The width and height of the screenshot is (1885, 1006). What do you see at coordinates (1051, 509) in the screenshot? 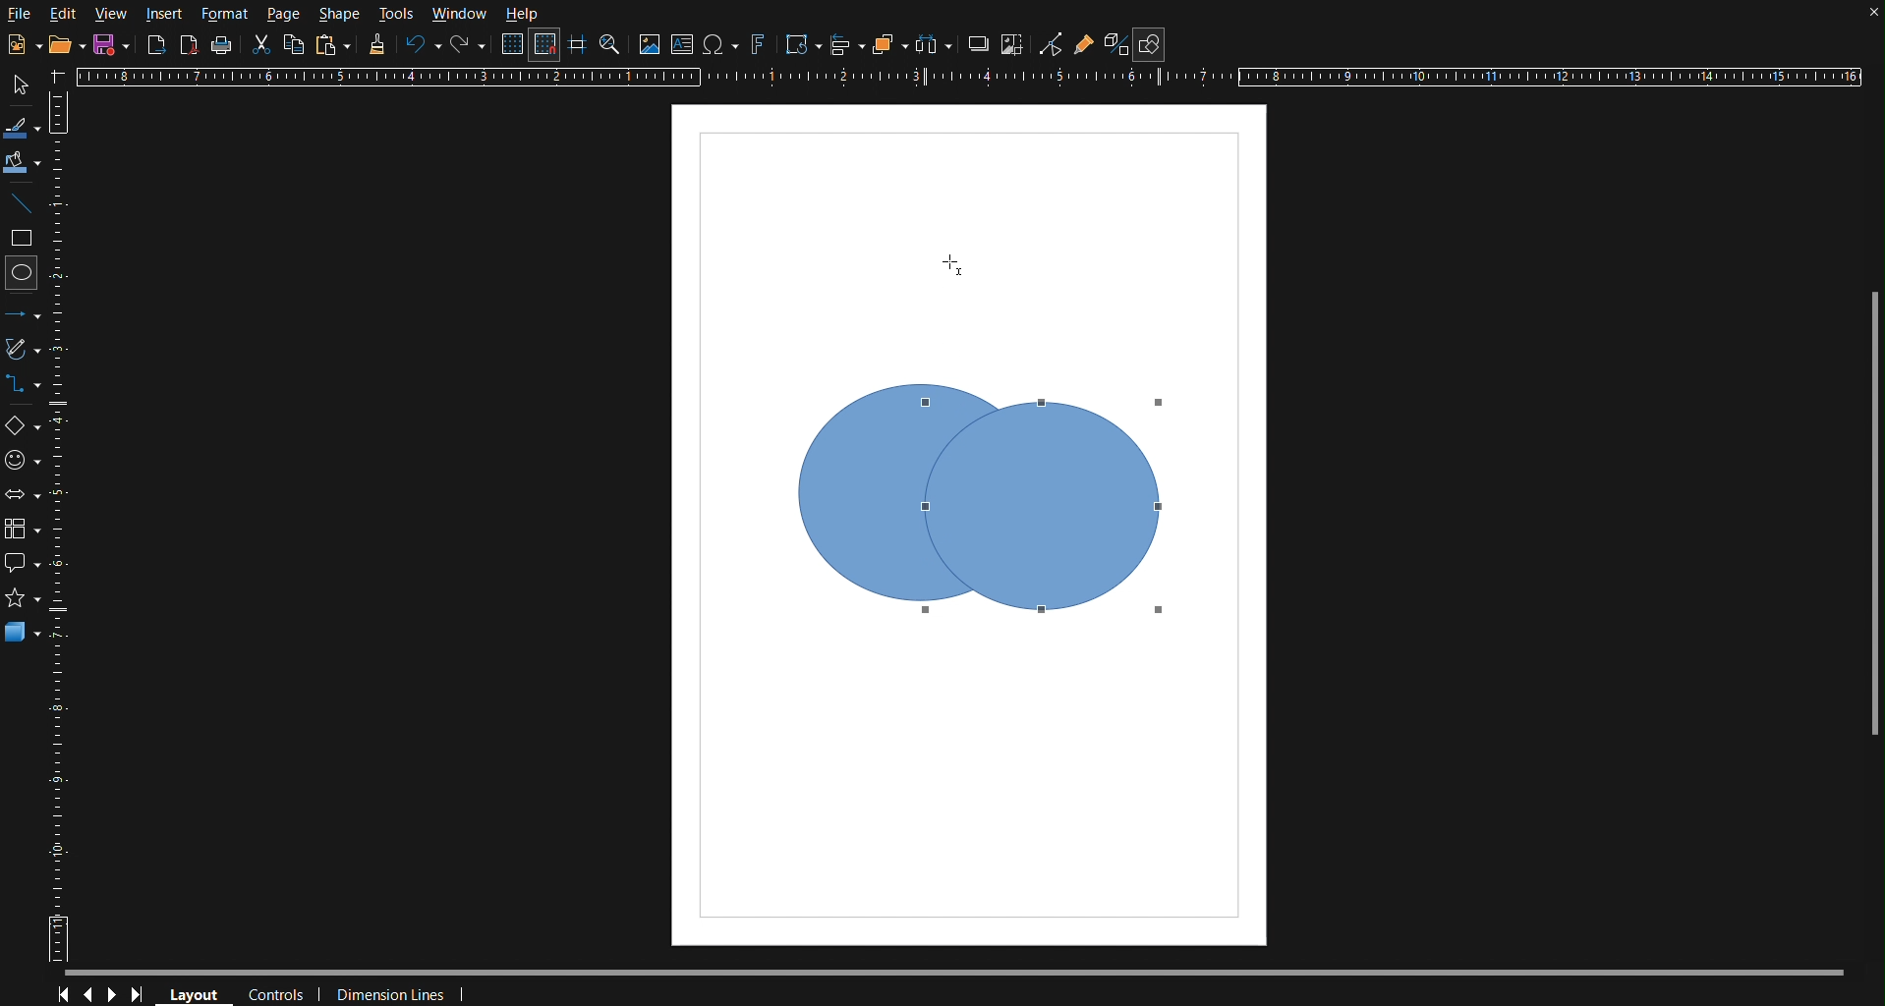
I see `Shape Box 2` at bounding box center [1051, 509].